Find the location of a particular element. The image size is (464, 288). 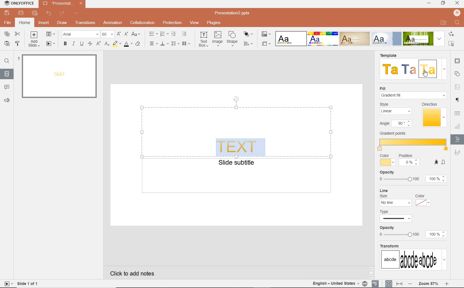

BULLETS is located at coordinates (153, 34).